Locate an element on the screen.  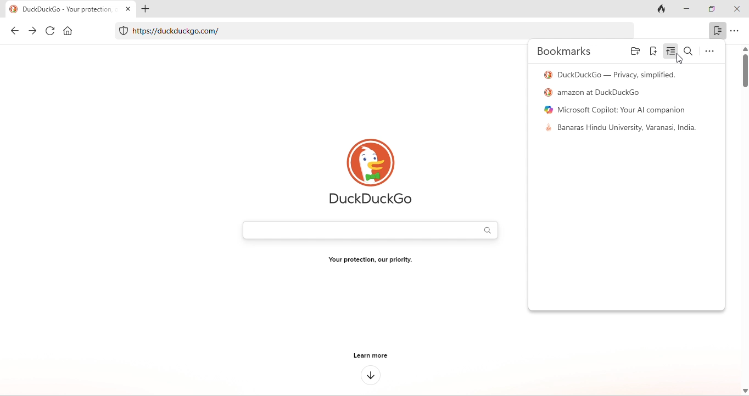
home is located at coordinates (70, 33).